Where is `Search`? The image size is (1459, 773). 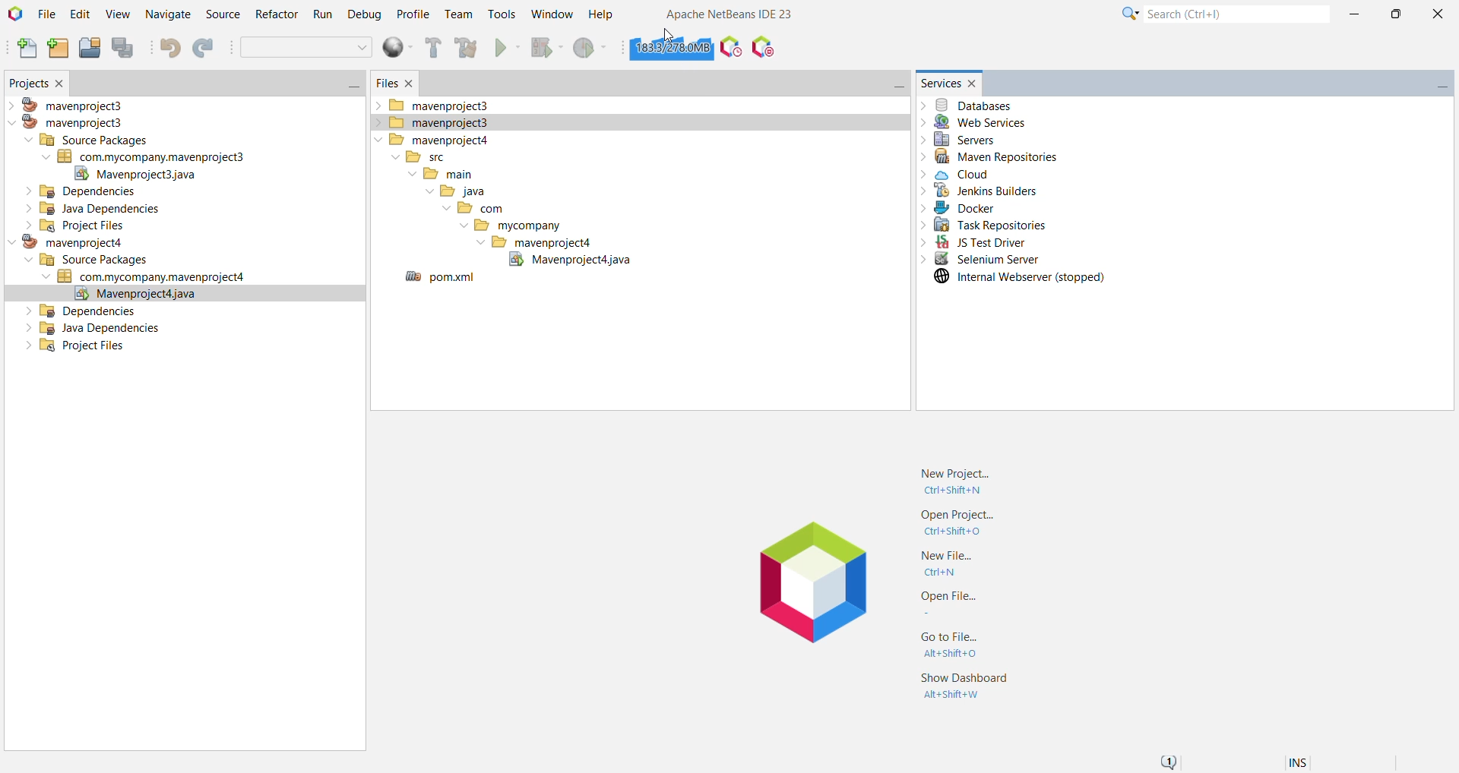
Search is located at coordinates (1235, 15).